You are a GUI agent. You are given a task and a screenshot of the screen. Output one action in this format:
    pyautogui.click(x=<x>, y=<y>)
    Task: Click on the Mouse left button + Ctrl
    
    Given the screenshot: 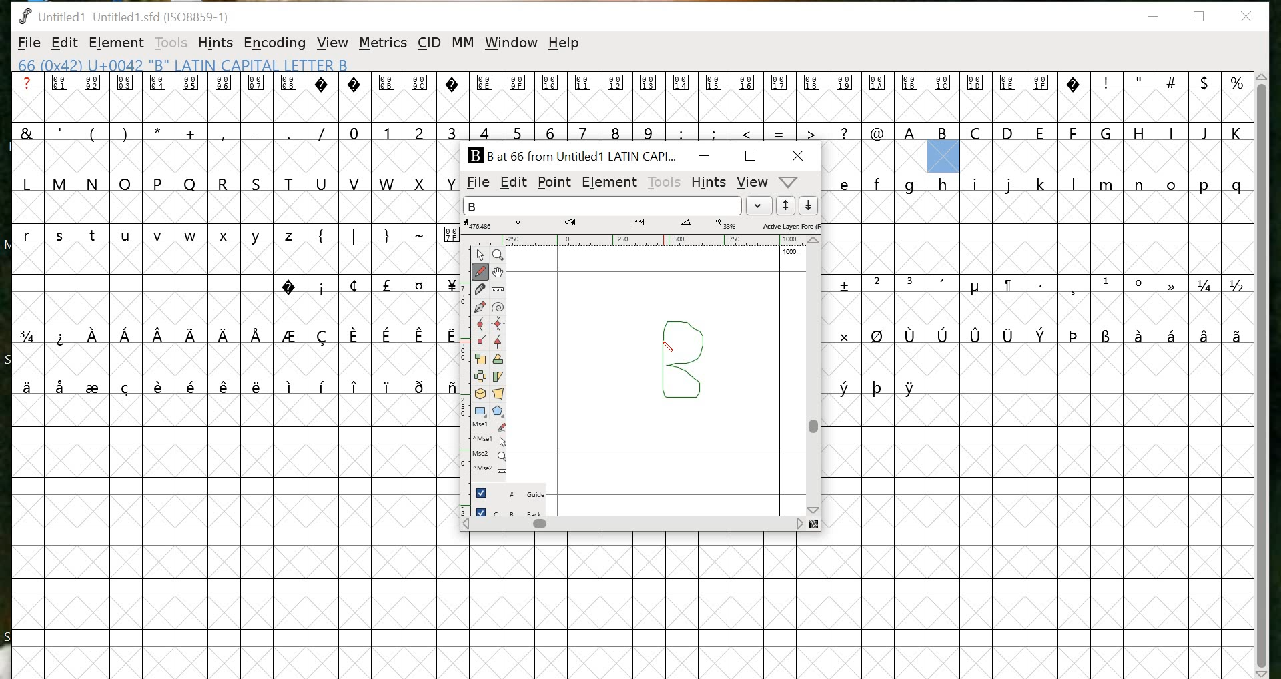 What is the action you would take?
    pyautogui.click(x=493, y=442)
    